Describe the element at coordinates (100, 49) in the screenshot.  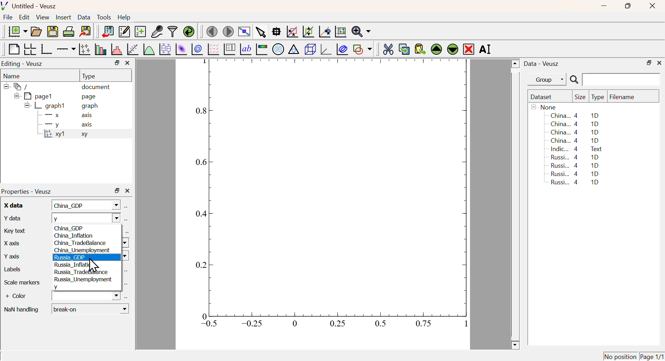
I see `Plot bar charts` at that location.